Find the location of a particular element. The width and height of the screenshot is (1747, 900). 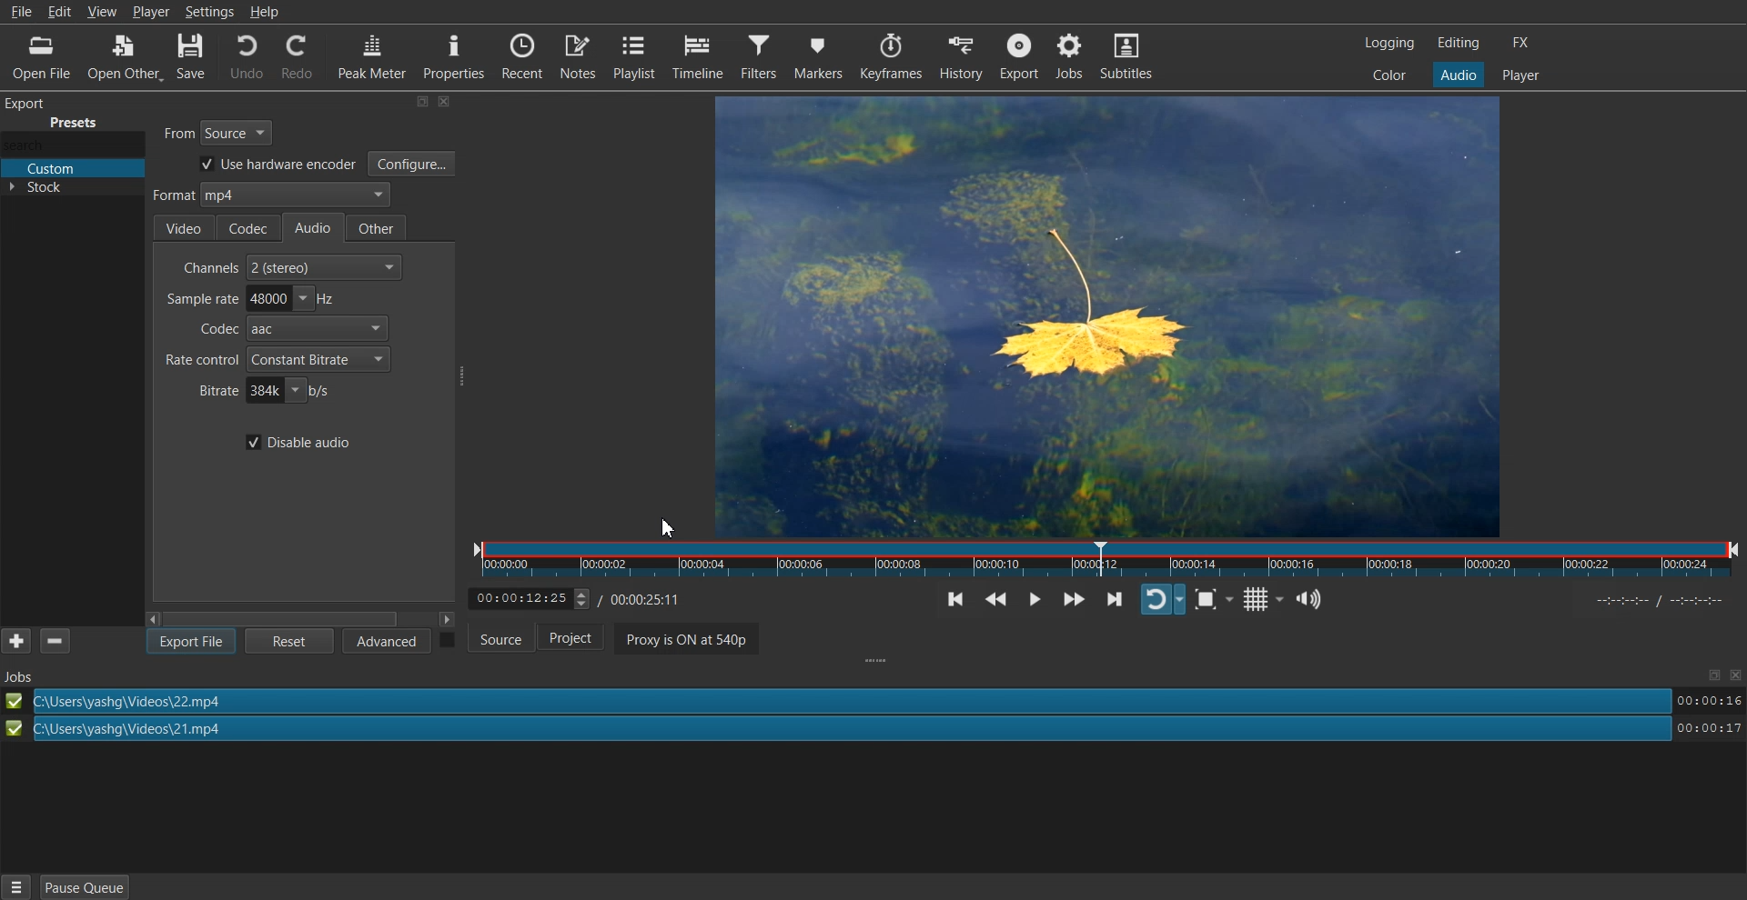

Save is located at coordinates (190, 59).